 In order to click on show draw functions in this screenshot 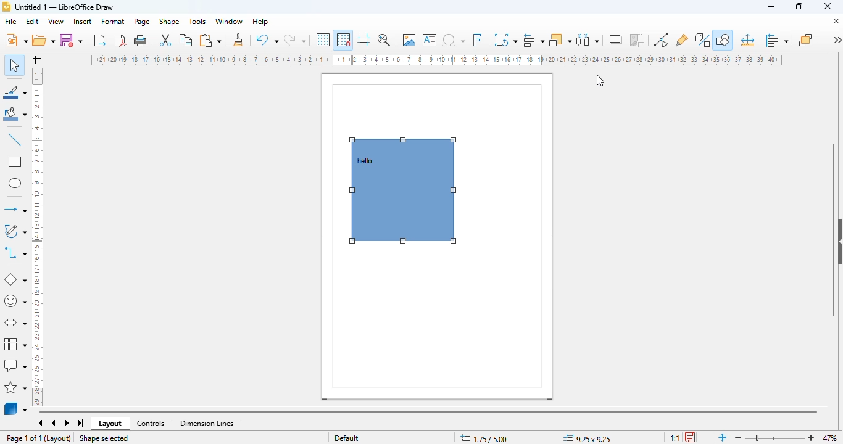, I will do `click(723, 40)`.